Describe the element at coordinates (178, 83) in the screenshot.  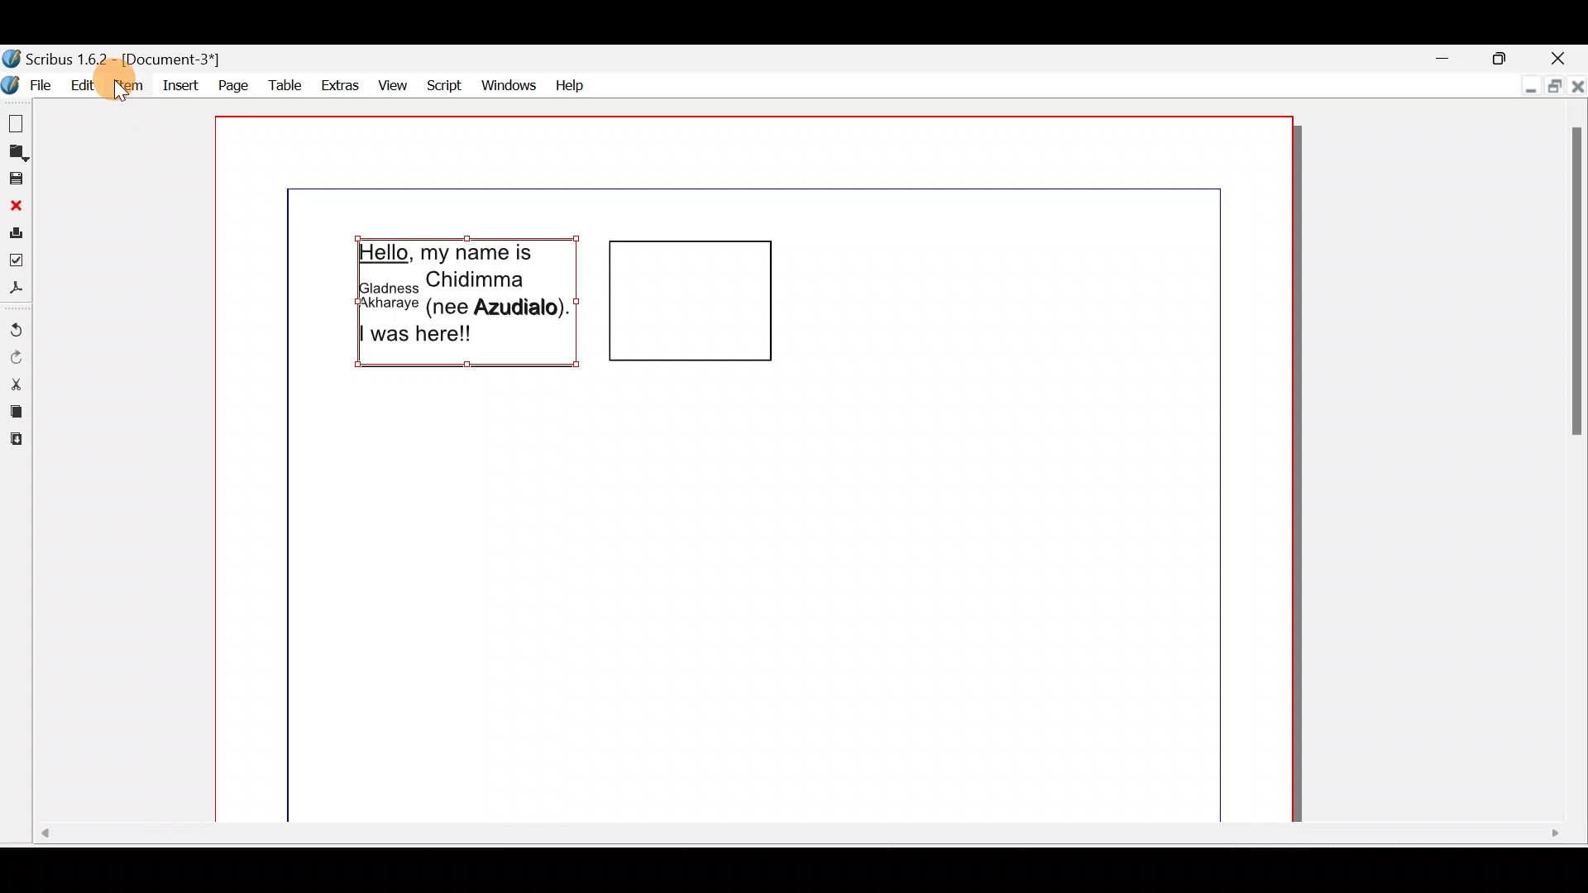
I see `Insert` at that location.